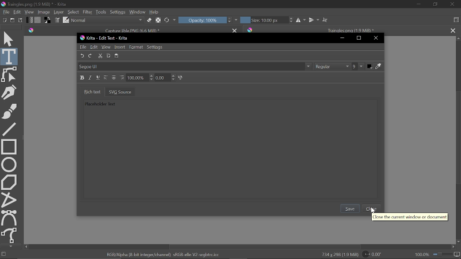  Describe the element at coordinates (126, 29) in the screenshot. I see `Current tab` at that location.